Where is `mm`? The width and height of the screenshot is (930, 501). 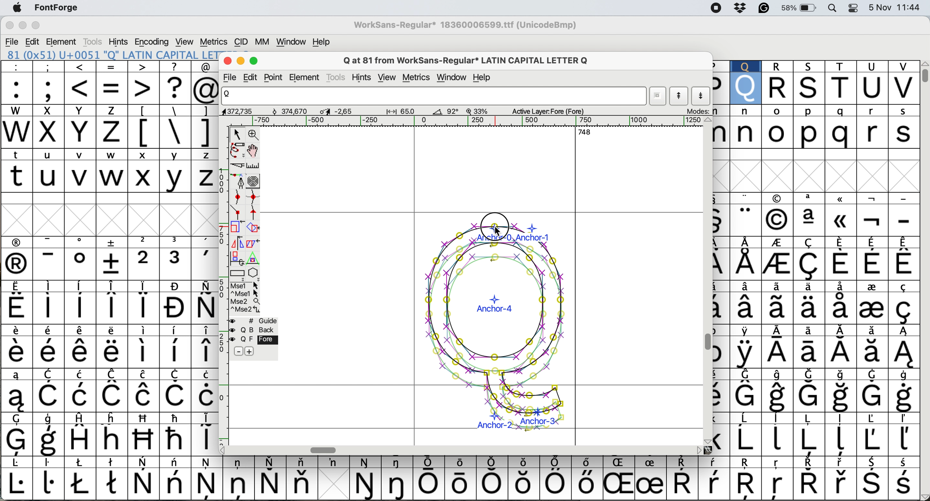 mm is located at coordinates (261, 42).